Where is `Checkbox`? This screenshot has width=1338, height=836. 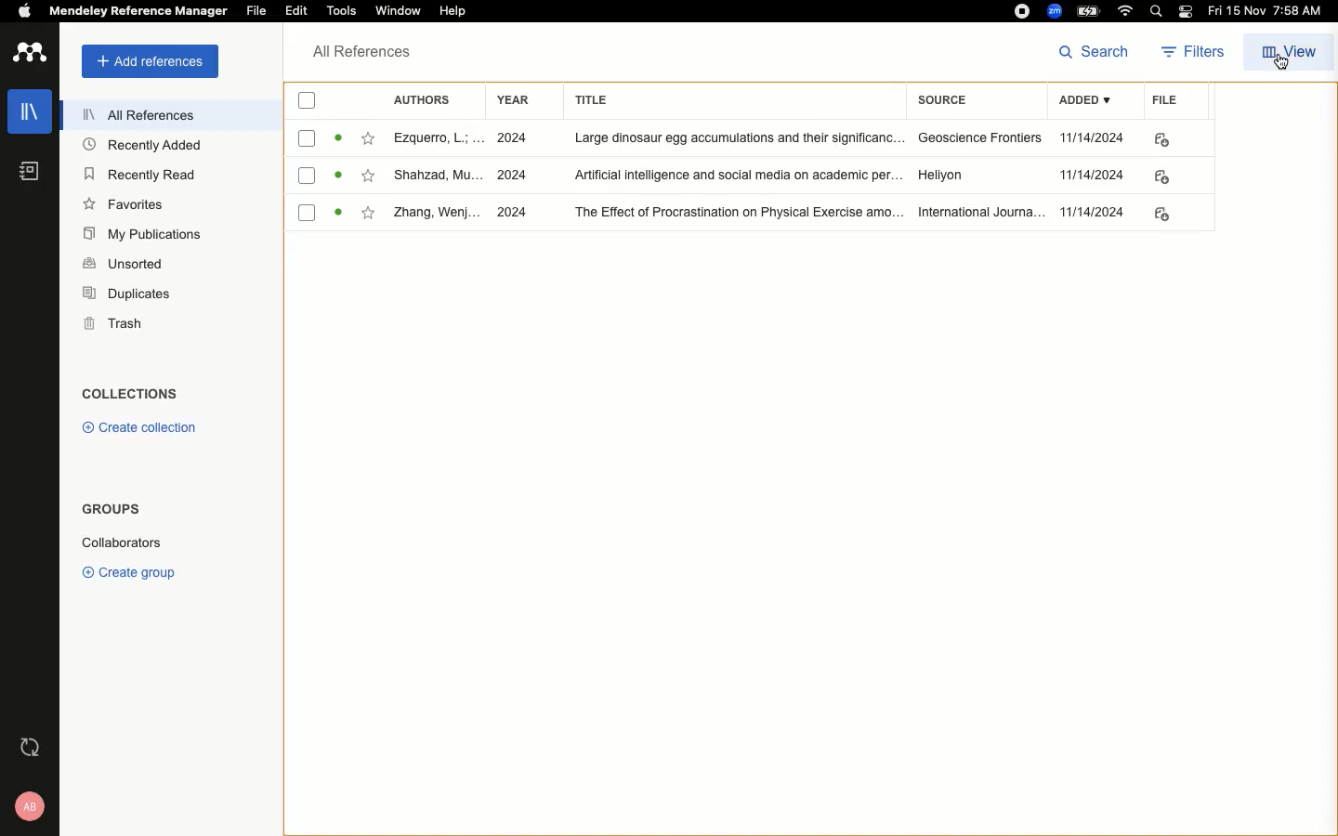
Checkbox is located at coordinates (308, 175).